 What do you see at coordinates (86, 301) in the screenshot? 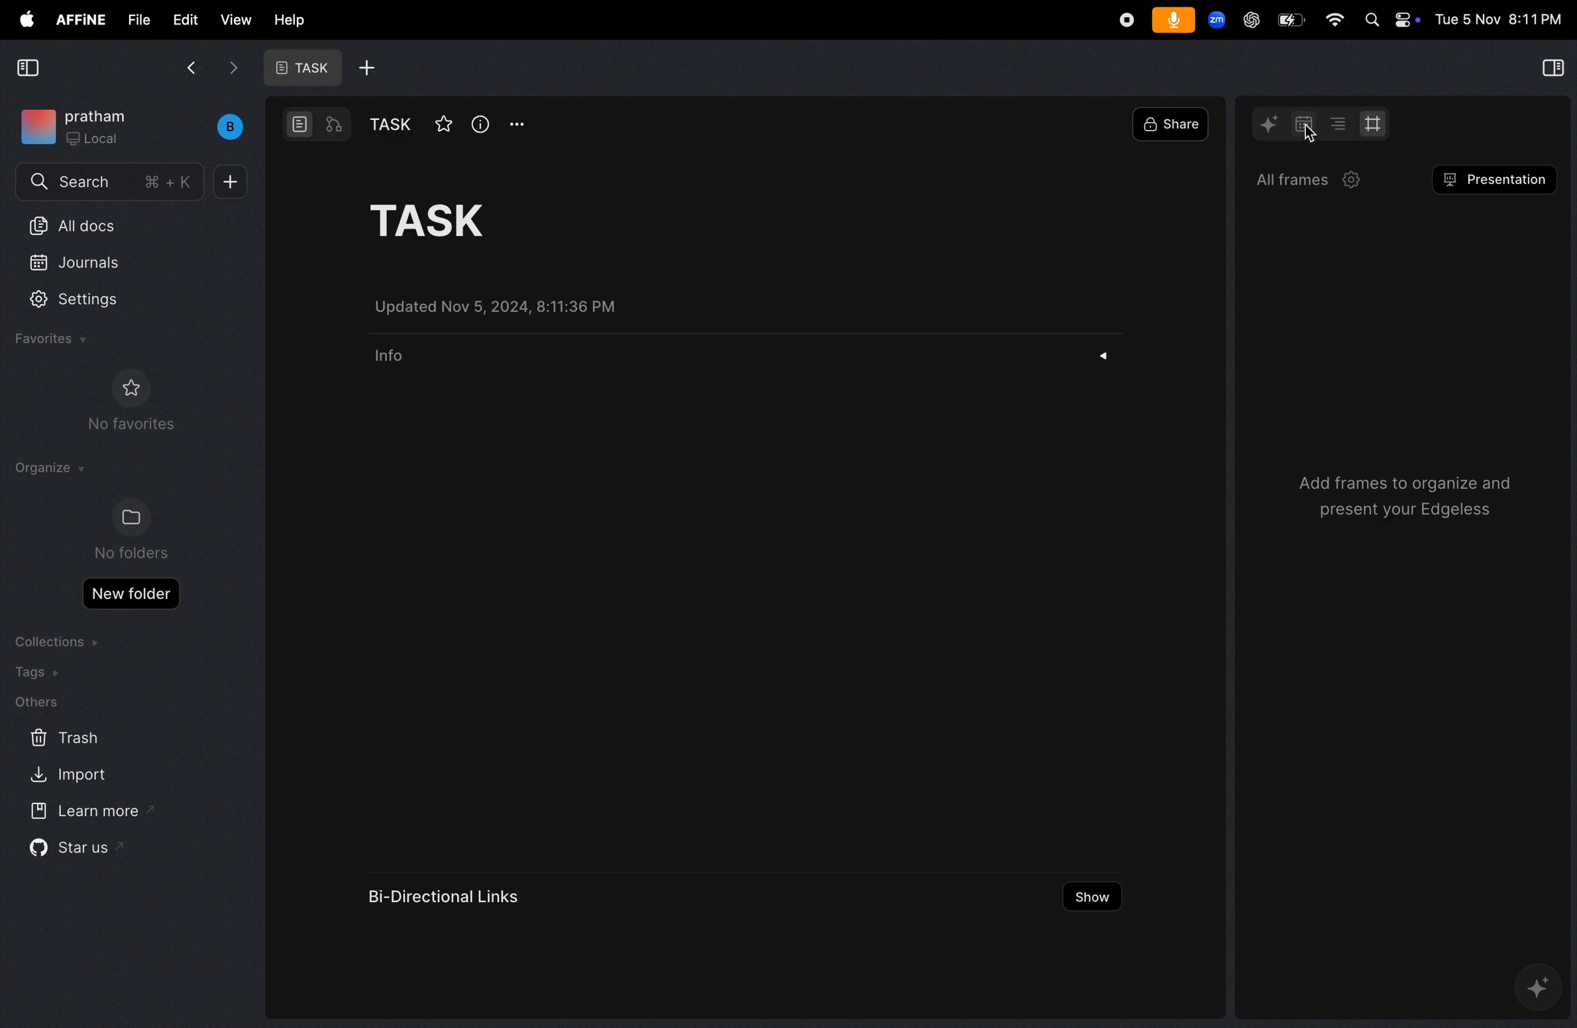
I see `settings` at bounding box center [86, 301].